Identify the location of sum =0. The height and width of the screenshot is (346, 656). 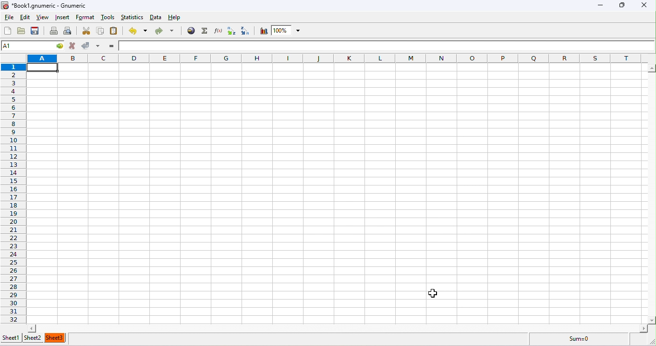
(586, 340).